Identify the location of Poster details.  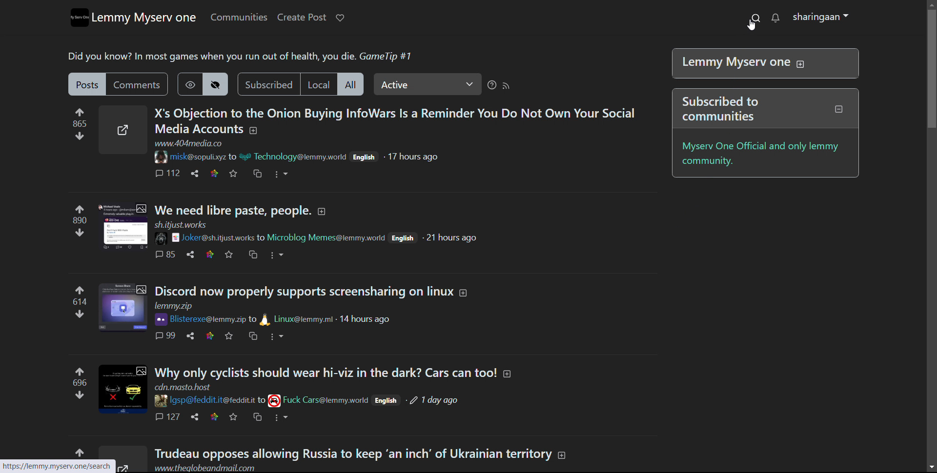
(274, 237).